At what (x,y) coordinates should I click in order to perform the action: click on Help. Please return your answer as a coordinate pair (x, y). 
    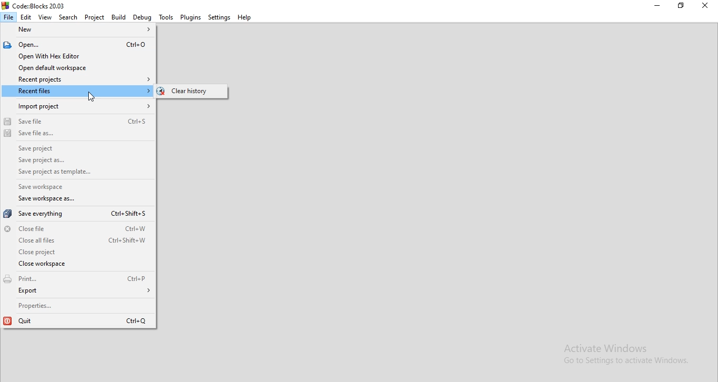
    Looking at the image, I should click on (244, 17).